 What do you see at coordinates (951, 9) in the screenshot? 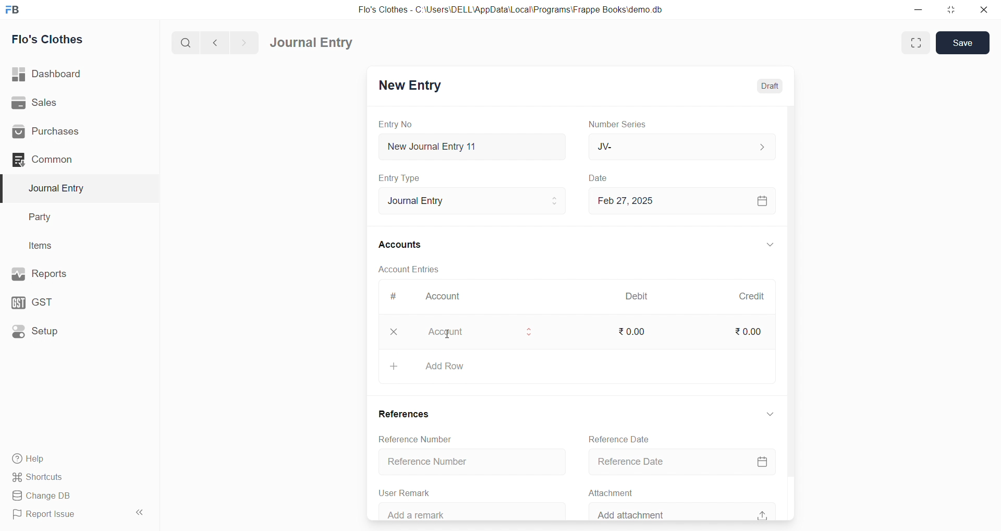
I see `resize` at bounding box center [951, 9].